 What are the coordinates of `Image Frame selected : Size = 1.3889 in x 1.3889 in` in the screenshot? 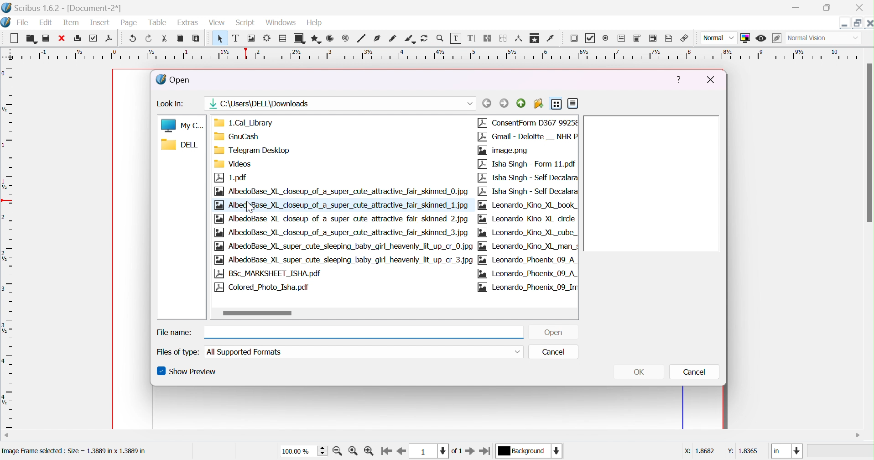 It's located at (74, 452).